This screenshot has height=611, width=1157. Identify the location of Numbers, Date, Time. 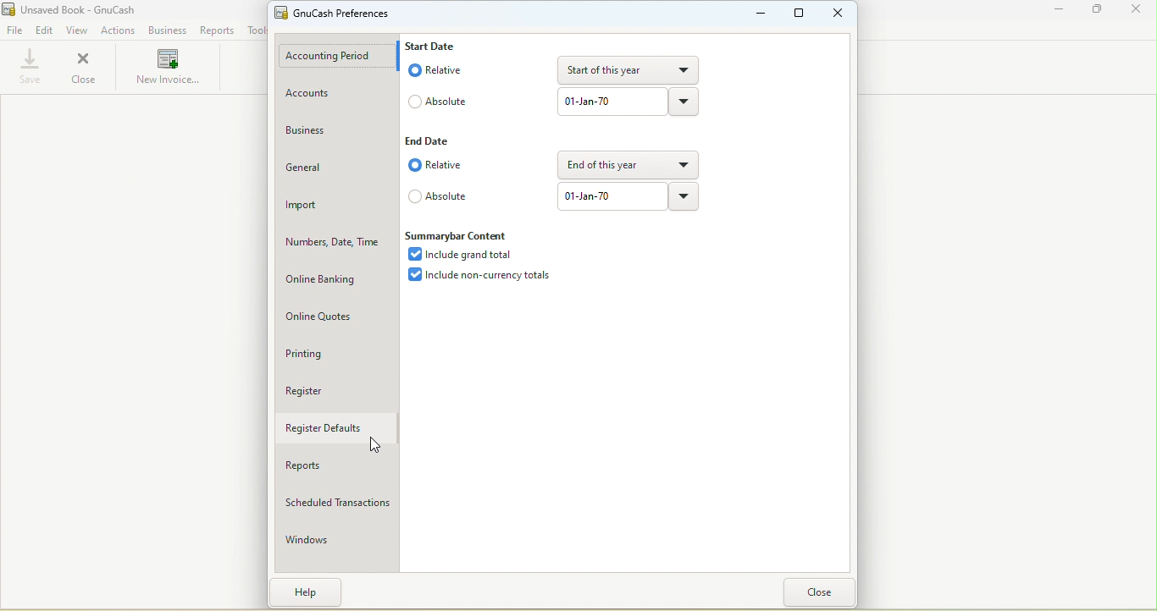
(335, 245).